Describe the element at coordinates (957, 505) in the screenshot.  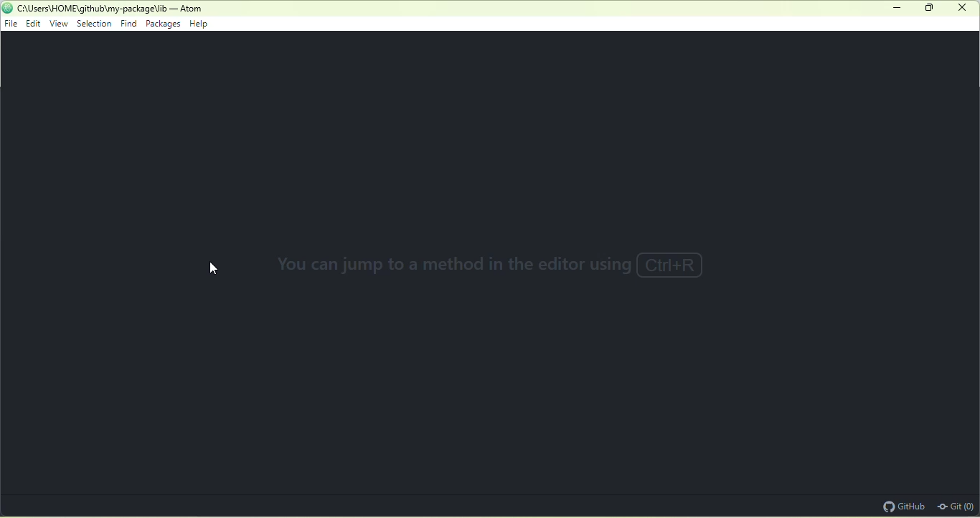
I see `git` at that location.